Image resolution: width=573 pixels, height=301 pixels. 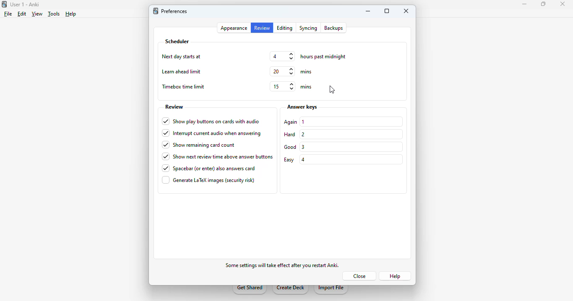 What do you see at coordinates (175, 11) in the screenshot?
I see `preferences` at bounding box center [175, 11].